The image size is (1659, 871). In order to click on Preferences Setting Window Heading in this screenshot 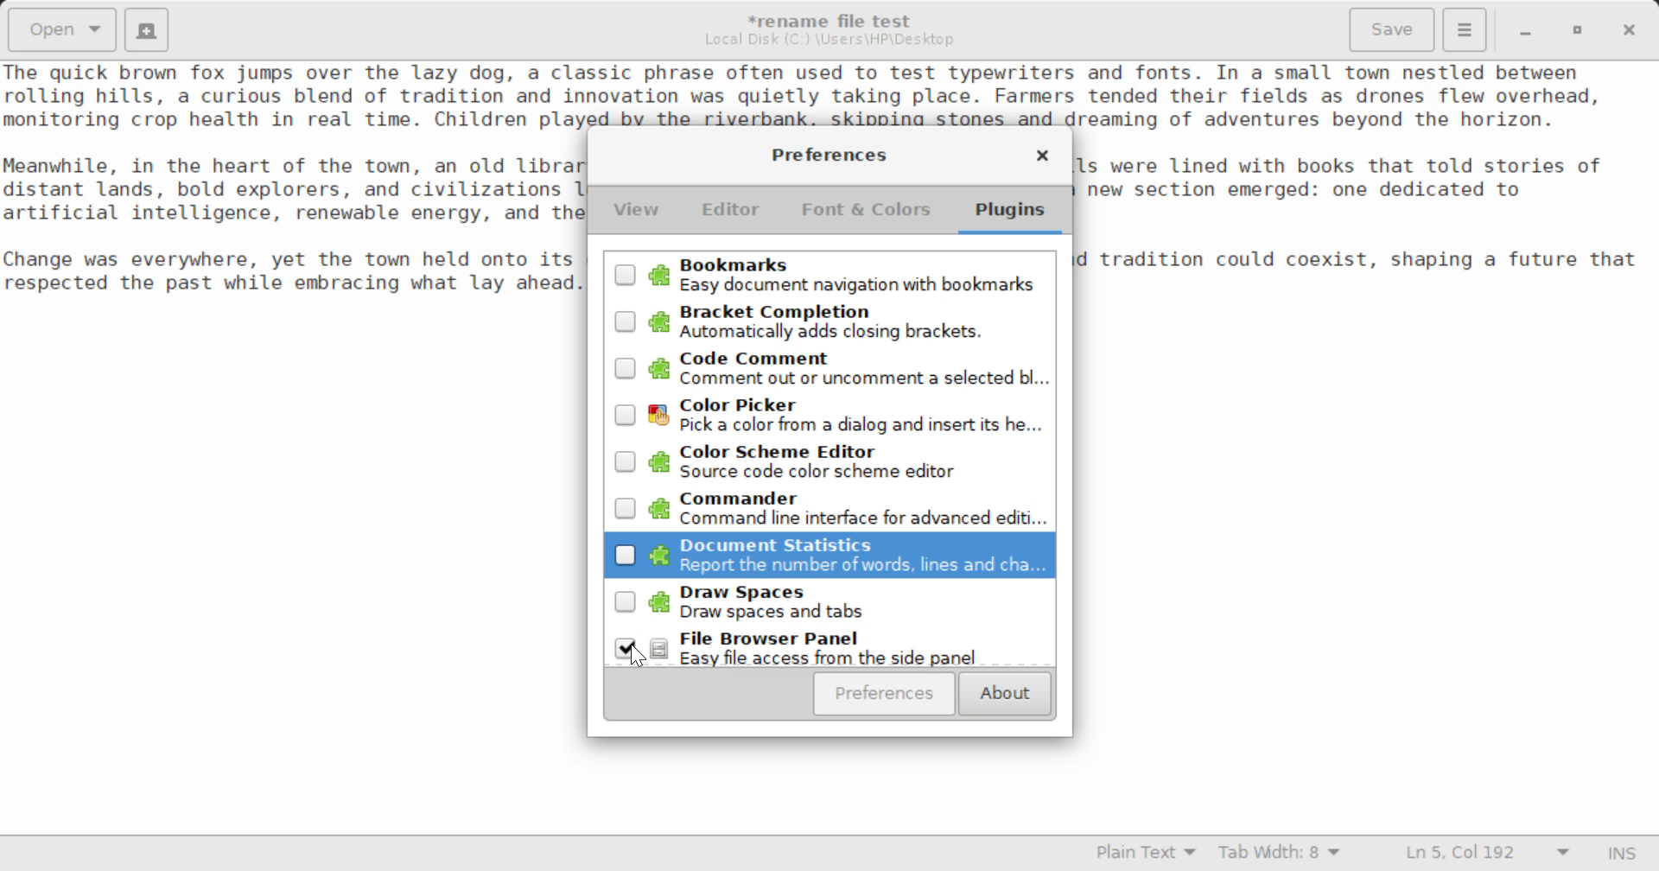, I will do `click(829, 155)`.